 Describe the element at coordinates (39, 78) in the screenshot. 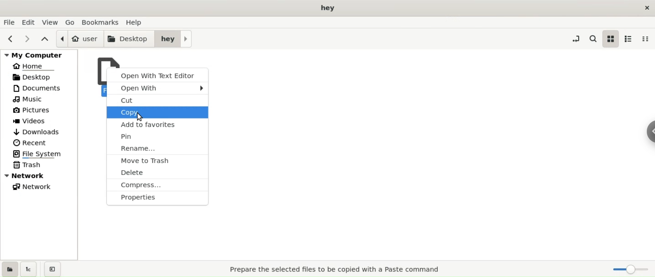

I see `desktop` at that location.